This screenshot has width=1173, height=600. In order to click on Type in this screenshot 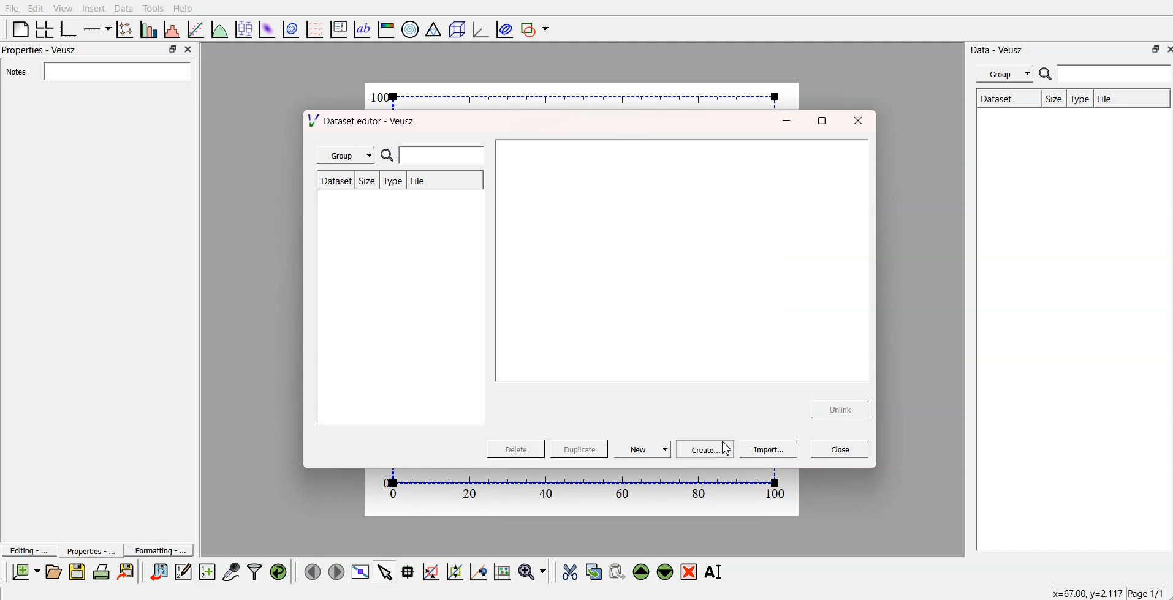, I will do `click(393, 181)`.